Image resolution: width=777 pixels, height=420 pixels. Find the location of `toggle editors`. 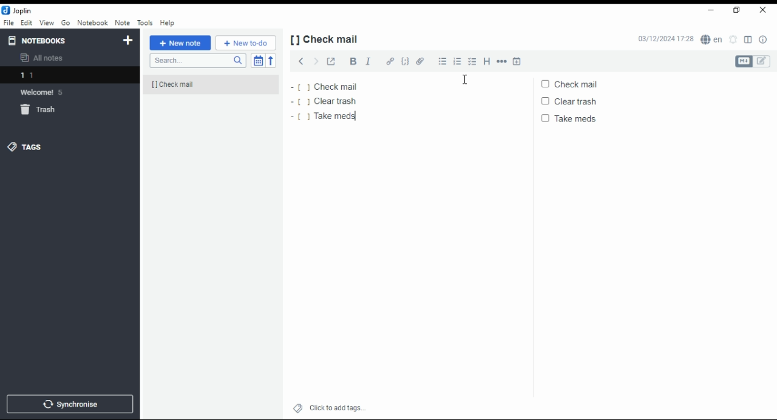

toggle editors is located at coordinates (752, 62).